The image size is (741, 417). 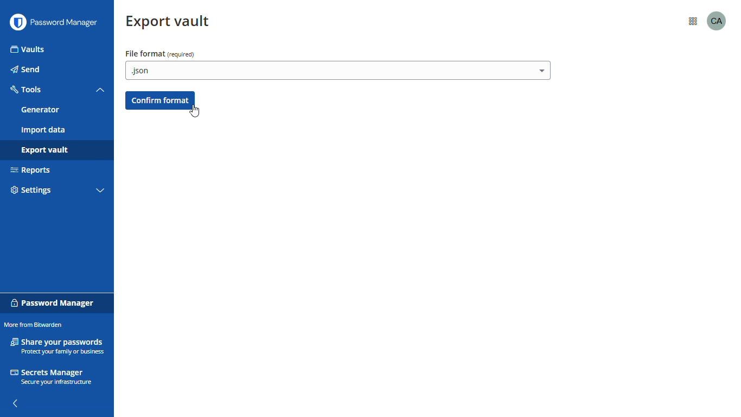 What do you see at coordinates (160, 99) in the screenshot?
I see `confirm format` at bounding box center [160, 99].